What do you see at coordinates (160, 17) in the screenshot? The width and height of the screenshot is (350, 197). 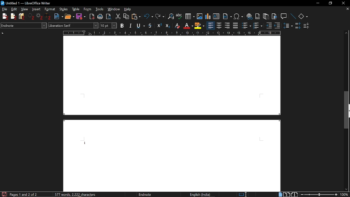 I see `REdo` at bounding box center [160, 17].